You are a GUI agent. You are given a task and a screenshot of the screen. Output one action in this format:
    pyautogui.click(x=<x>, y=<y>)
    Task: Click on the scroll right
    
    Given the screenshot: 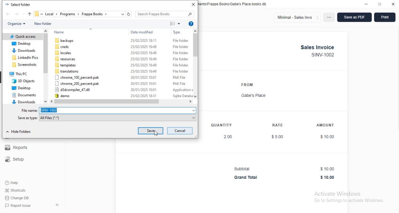 What is the action you would take?
    pyautogui.click(x=190, y=101)
    